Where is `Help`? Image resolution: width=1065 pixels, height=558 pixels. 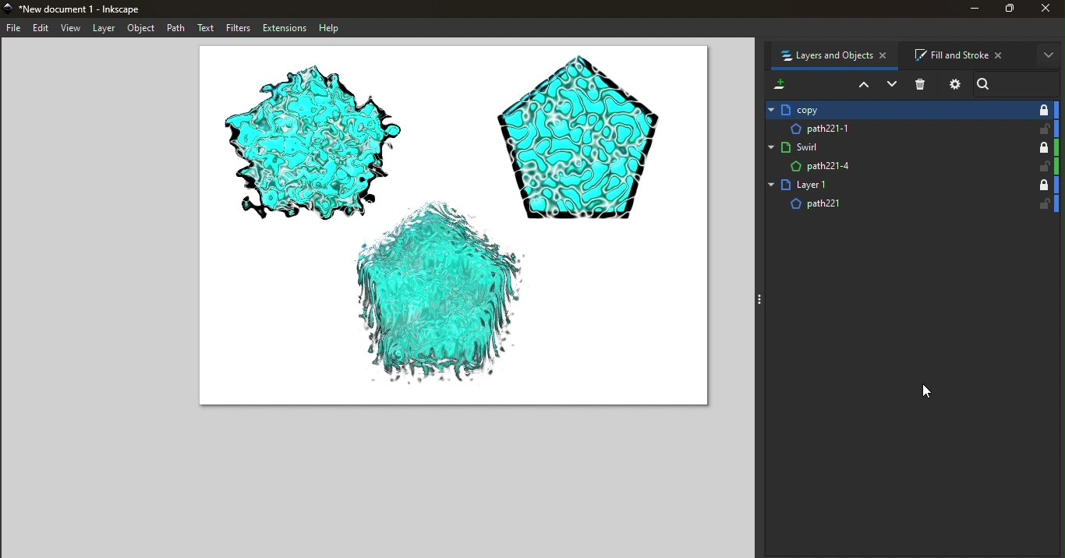
Help is located at coordinates (332, 28).